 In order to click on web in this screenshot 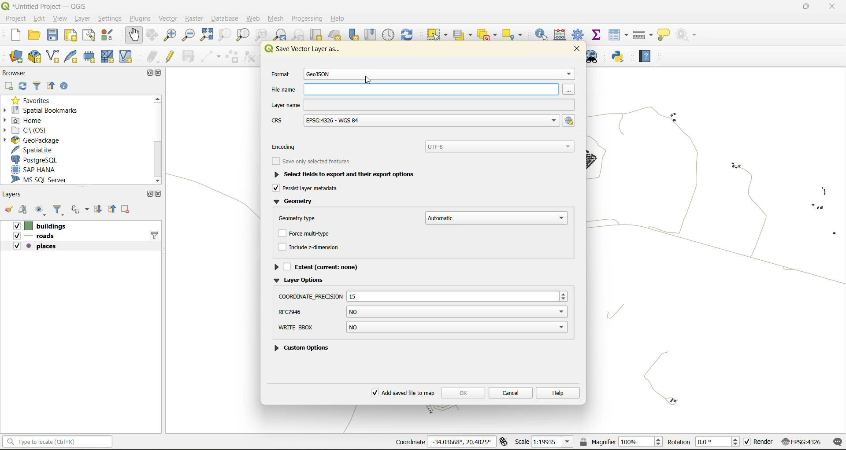, I will do `click(252, 18)`.